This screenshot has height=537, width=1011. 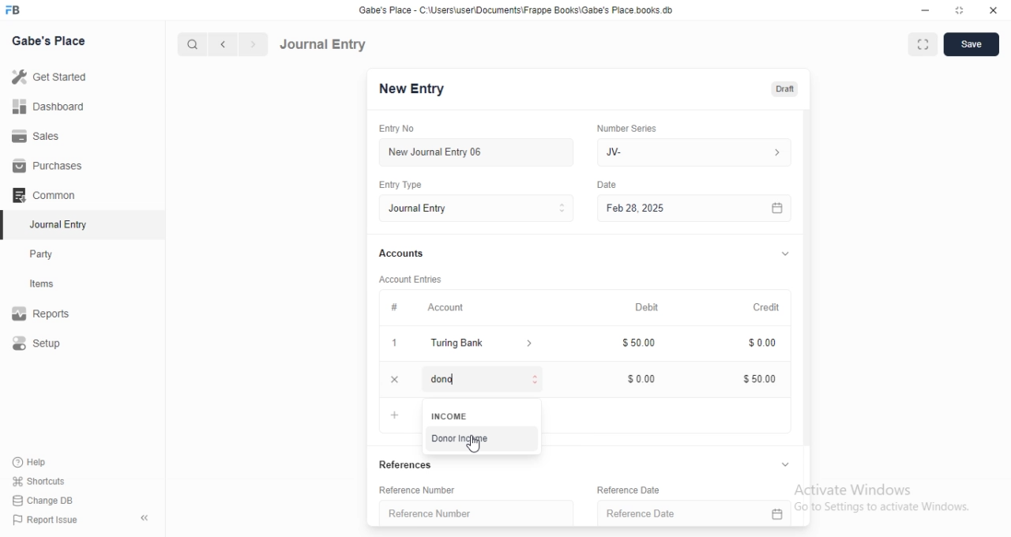 What do you see at coordinates (220, 44) in the screenshot?
I see `previous` at bounding box center [220, 44].